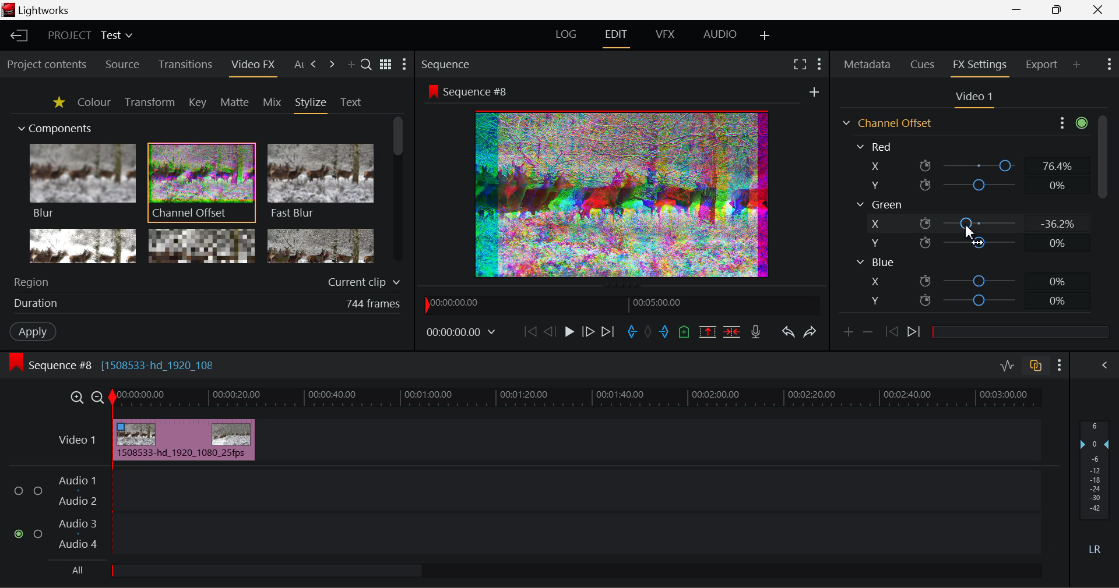  I want to click on Fast Blur, so click(321, 182).